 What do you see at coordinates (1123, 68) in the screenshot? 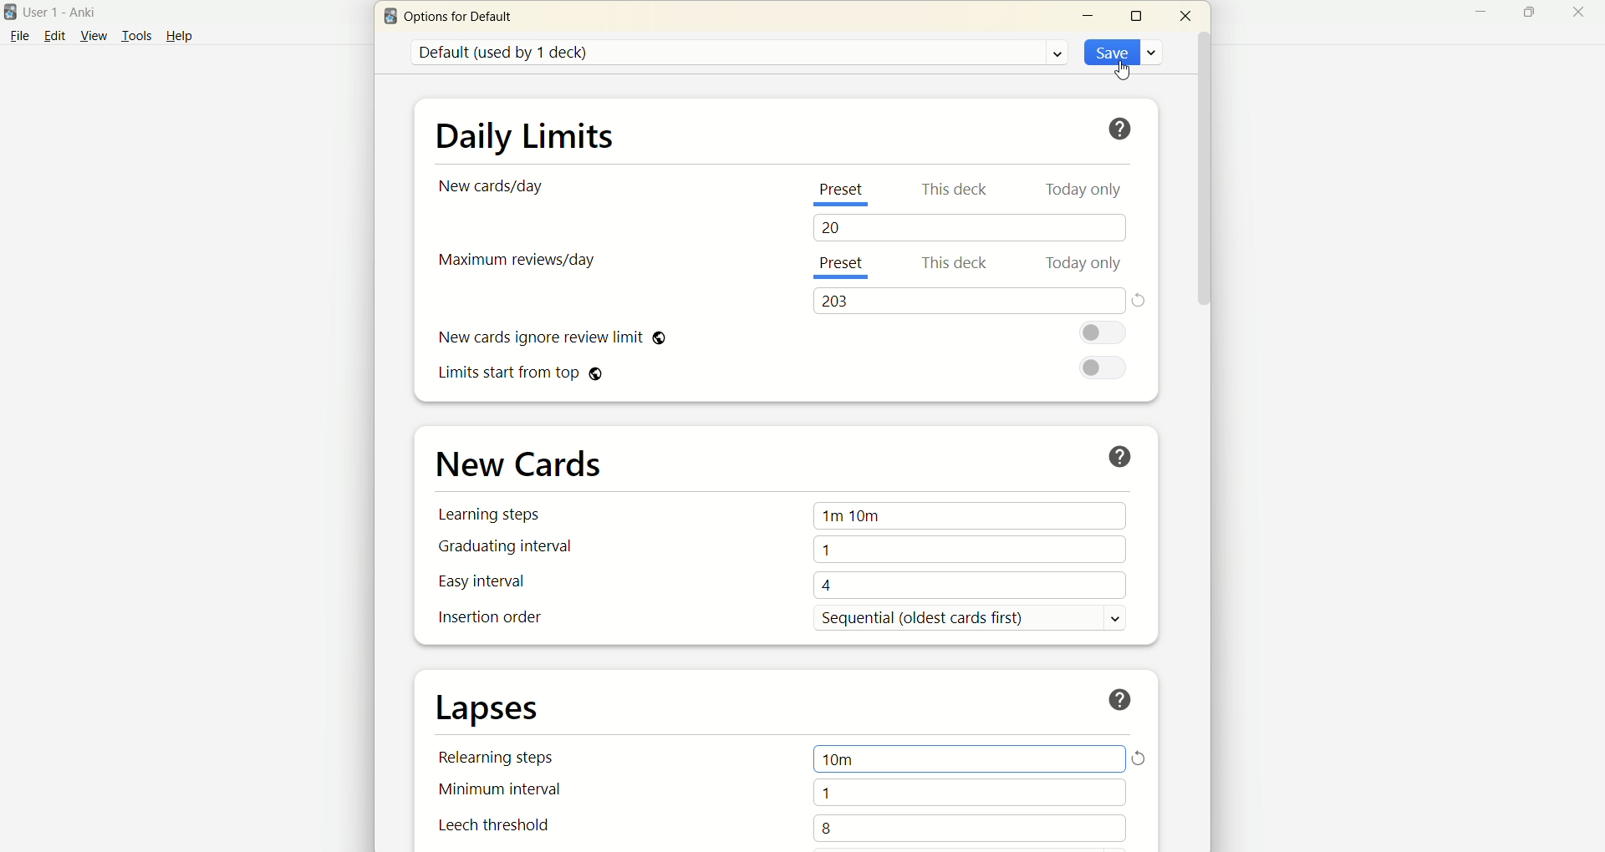
I see `cursor` at bounding box center [1123, 68].